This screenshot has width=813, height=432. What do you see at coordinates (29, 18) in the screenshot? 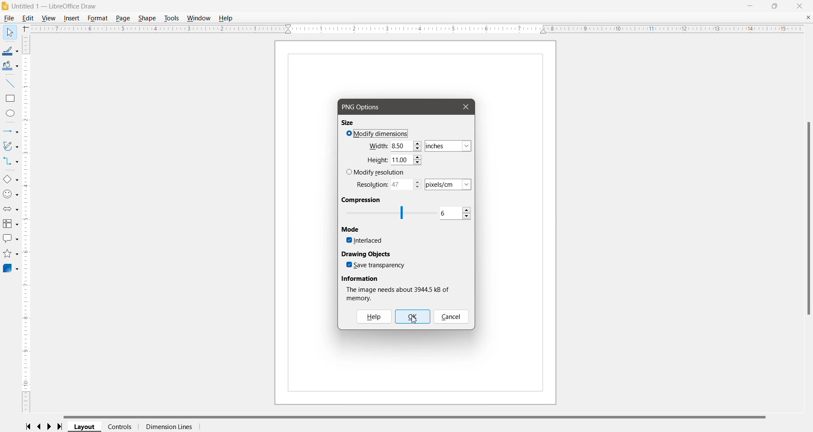
I see `Edit` at bounding box center [29, 18].